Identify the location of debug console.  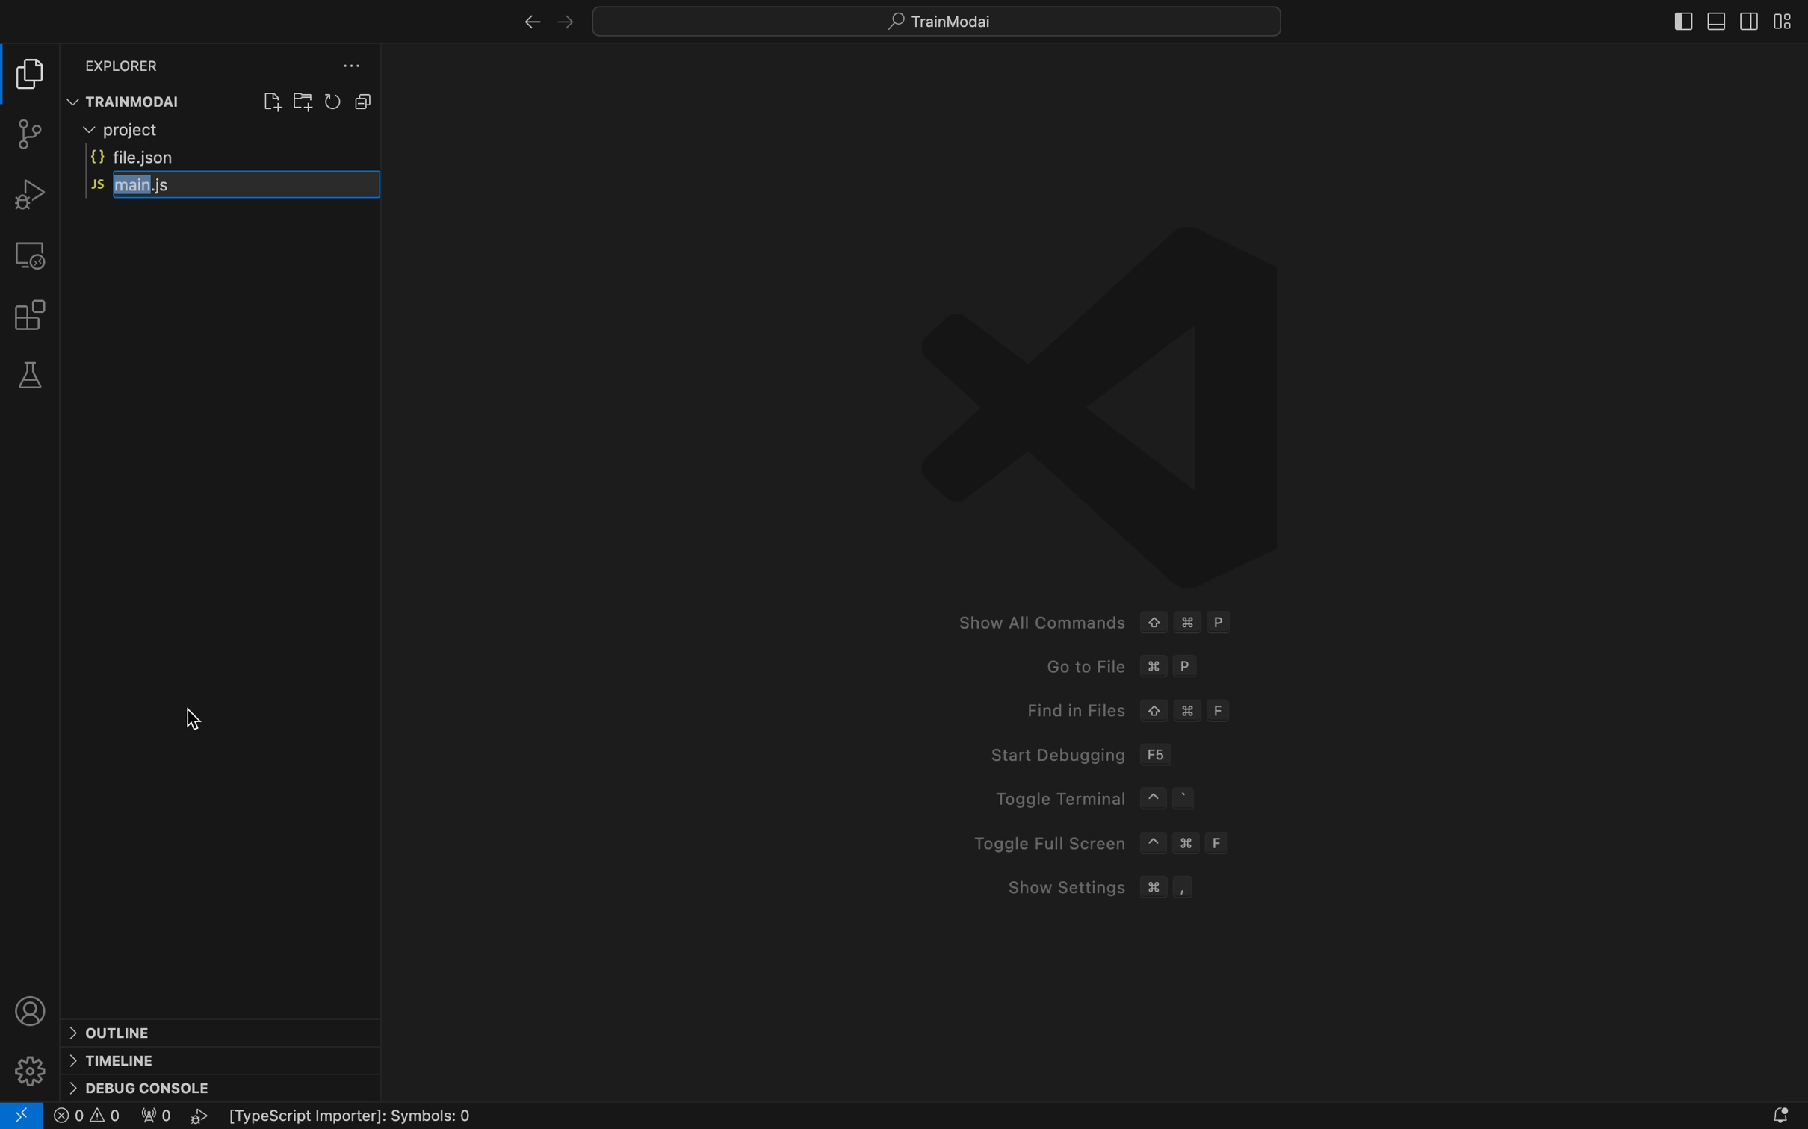
(146, 1087).